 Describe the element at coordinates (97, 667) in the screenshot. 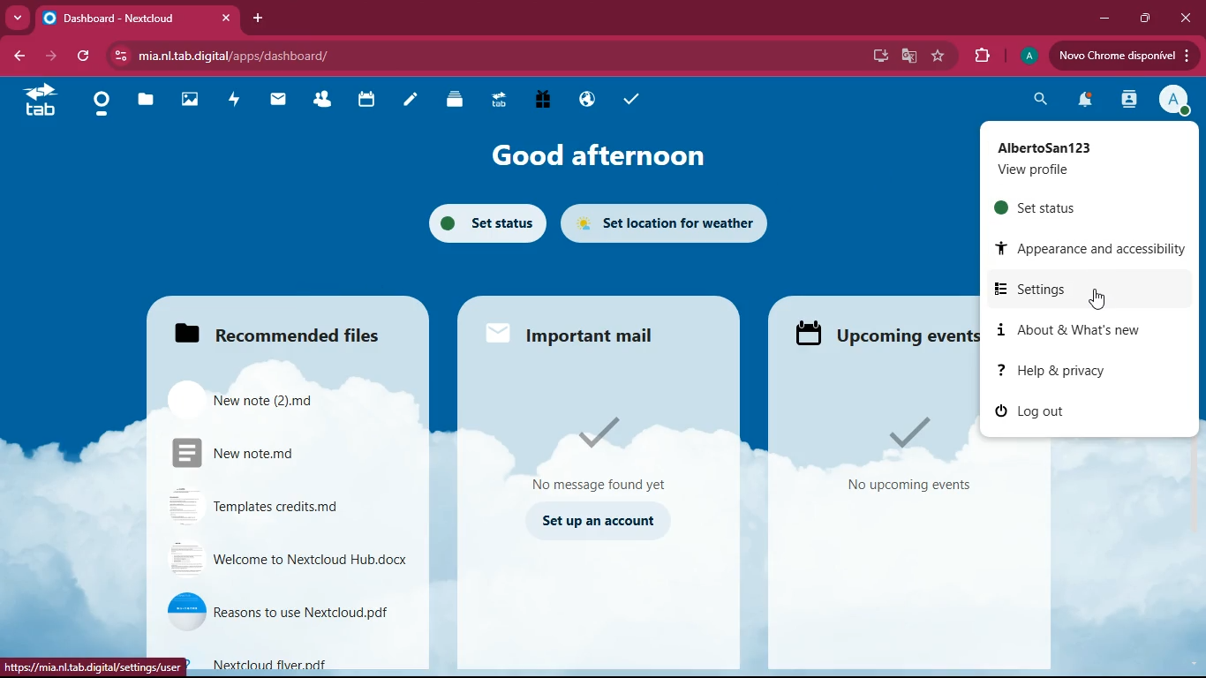

I see `url` at that location.